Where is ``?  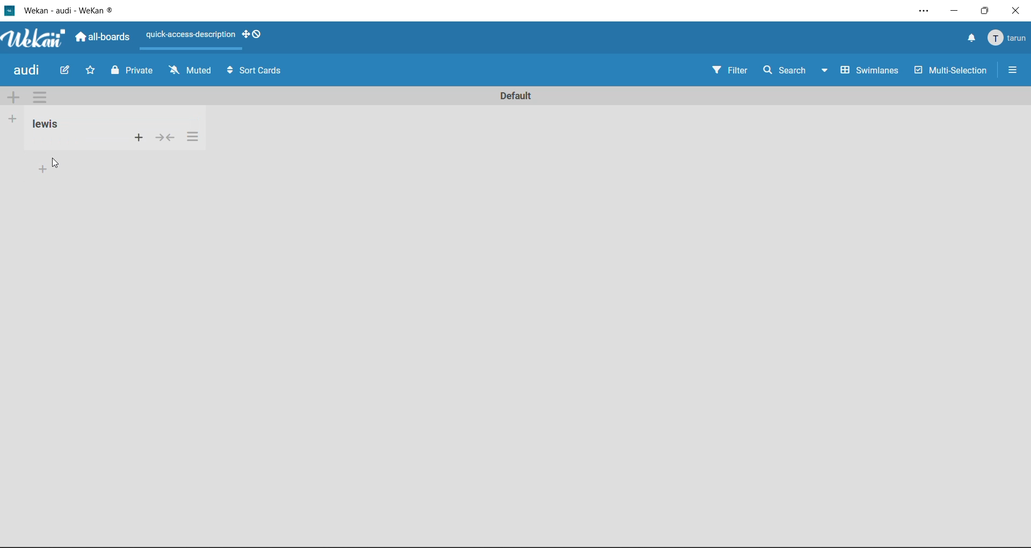
 is located at coordinates (45, 124).